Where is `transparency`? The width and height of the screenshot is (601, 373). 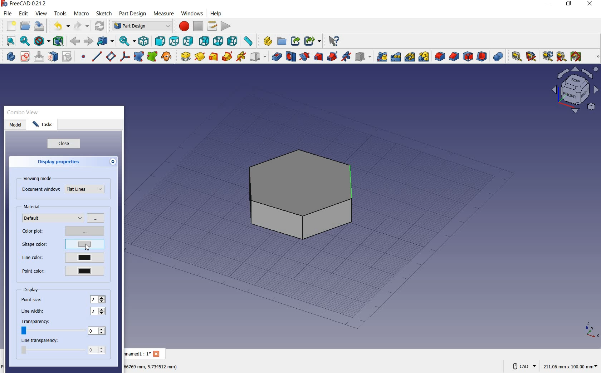 transparency is located at coordinates (50, 327).